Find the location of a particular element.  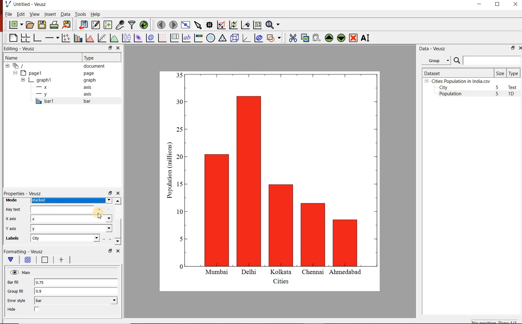

Fill is located at coordinates (27, 261).